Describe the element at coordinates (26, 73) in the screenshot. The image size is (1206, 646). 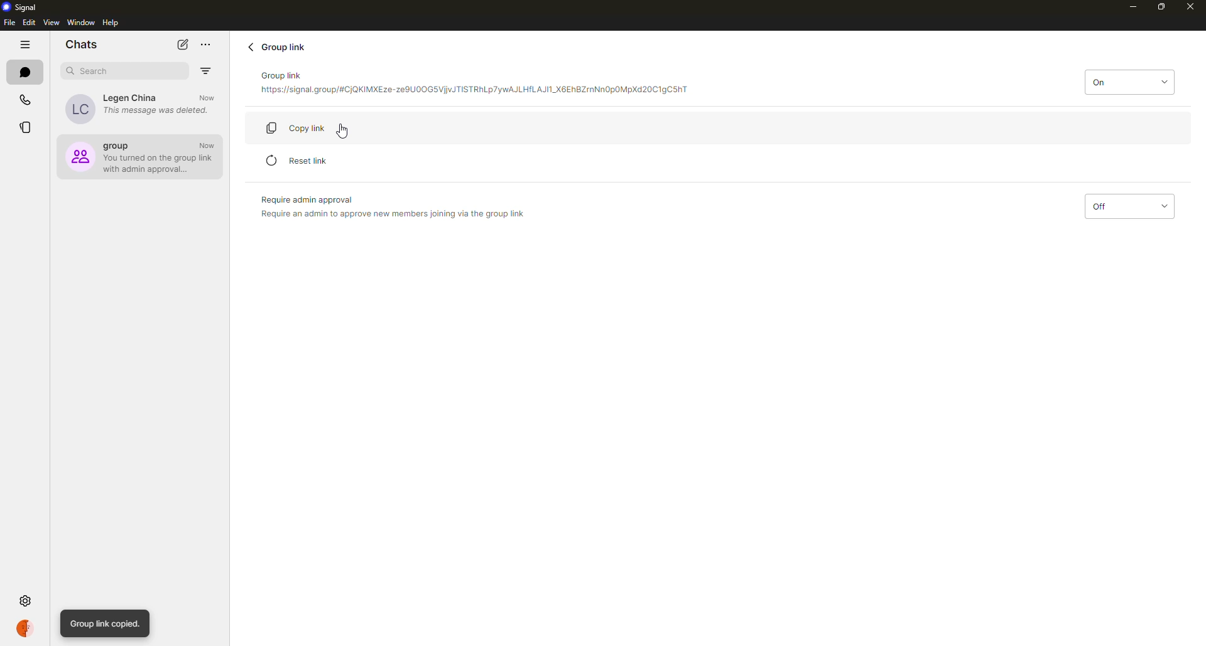
I see `chats` at that location.